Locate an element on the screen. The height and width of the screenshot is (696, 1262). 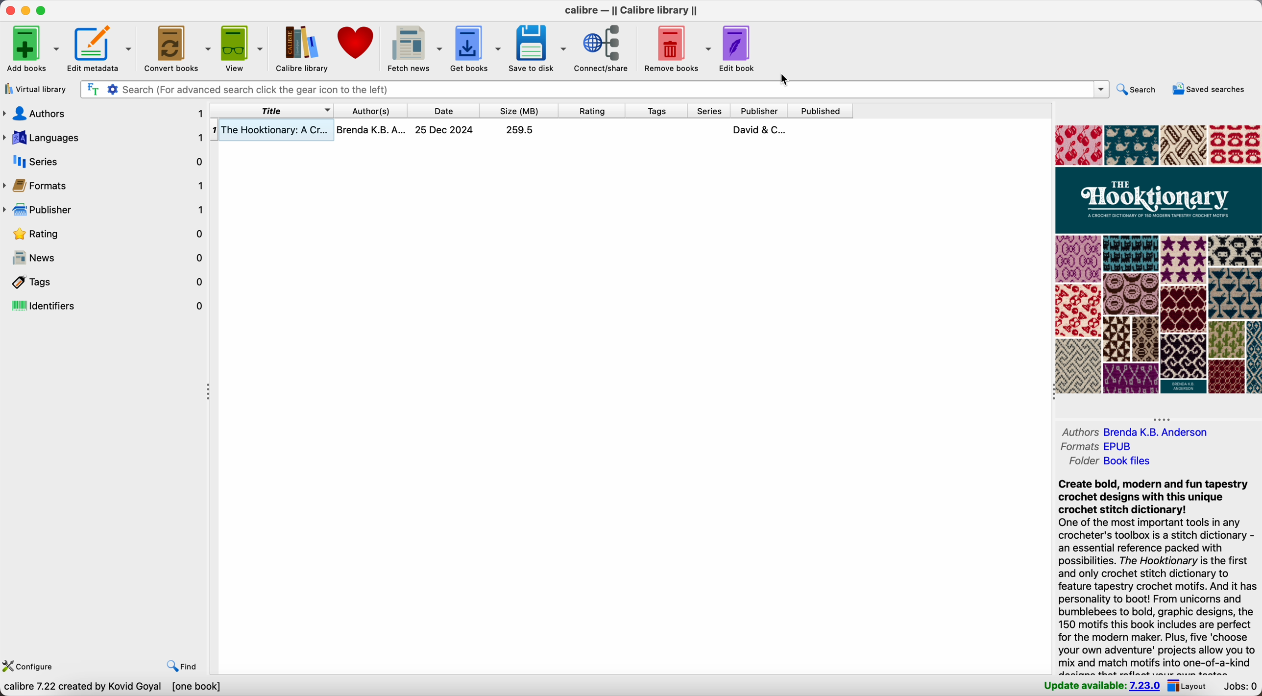
rating is located at coordinates (592, 110).